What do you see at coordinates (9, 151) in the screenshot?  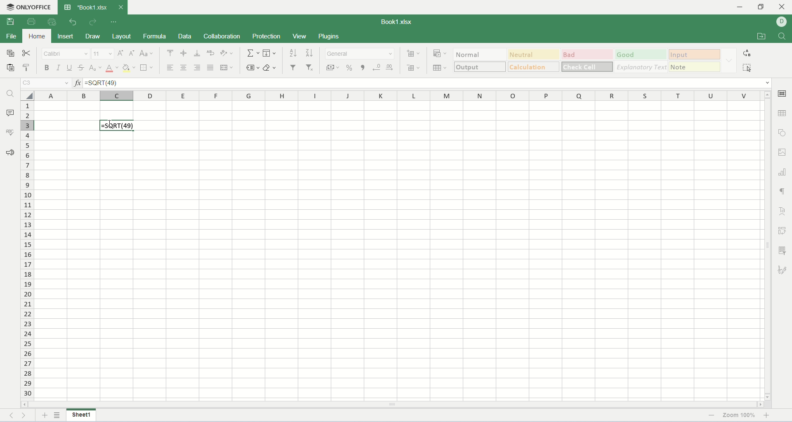 I see `feedback and support` at bounding box center [9, 151].